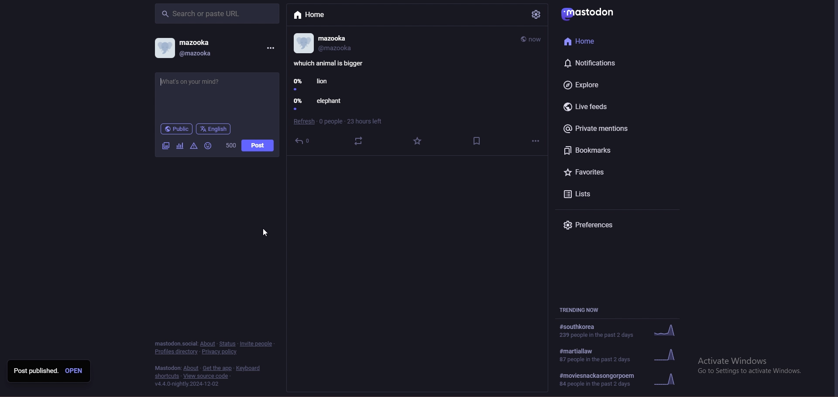 This screenshot has width=838, height=397. I want to click on trend, so click(623, 355).